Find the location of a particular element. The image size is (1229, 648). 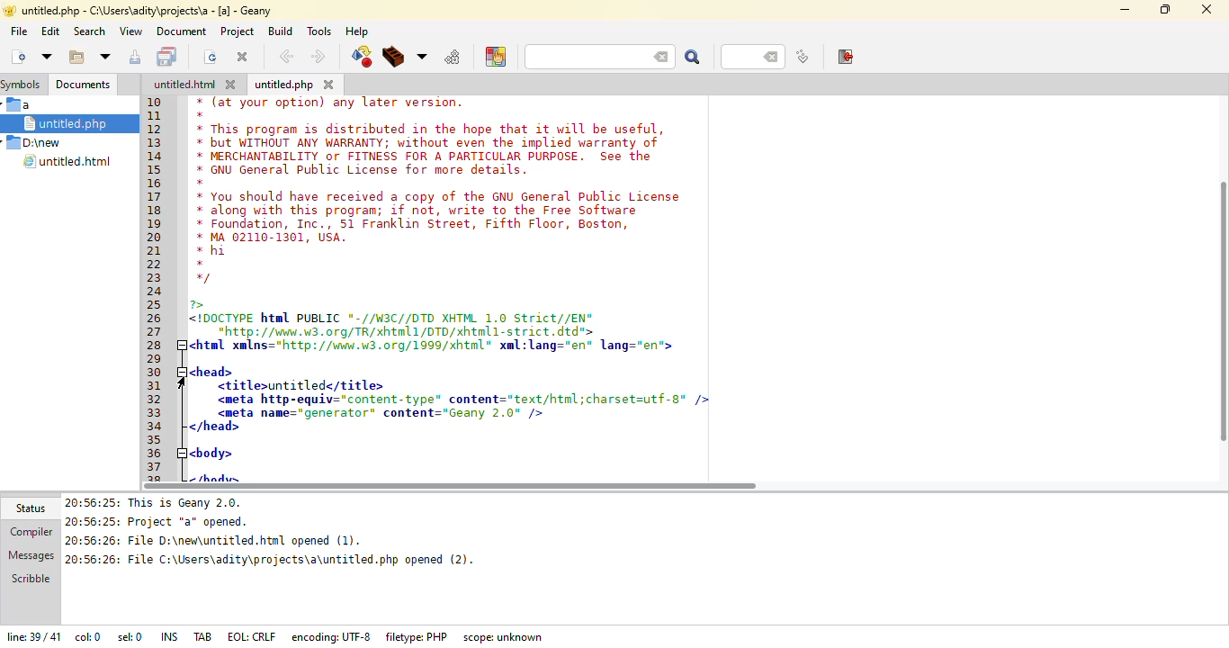

* (at your option) any later version.* This program is distributed in the hope that it will be useful* but WITHOUT ANY WARRANTY; without even the implied warranty of* MERCHANTABILITY or FITNESS FOR A PARTICULAR PURPOSE. See the* GNU General Public License for more details* You should have received a copy of the GNU General Public License* along with this program; if not, write fo the Free Software* Foundation, Inc., 51 Franklin Street, Fifth Floor, Boston* MA 62110-1361, USA.* hi/<IDOCTYPE html PUBLIC *-//W3C//DTD XHTML 1.0 Strict//EN"“http://wad.w3.org/TR/xhtnl1/DTD/xhtnl1-strict. dtd">htwl xmlns=*http://wne.u3.0rg/1998/xhtnl* xml:lang="en* lang="en‘>chead><titlesuntitlede/titles<meta http-equiv="content-type* content="text/htnl;charset=utf-g* /»<meta name="generator” content="Geany 2.0" /></head>body> <body> is located at coordinates (454, 288).